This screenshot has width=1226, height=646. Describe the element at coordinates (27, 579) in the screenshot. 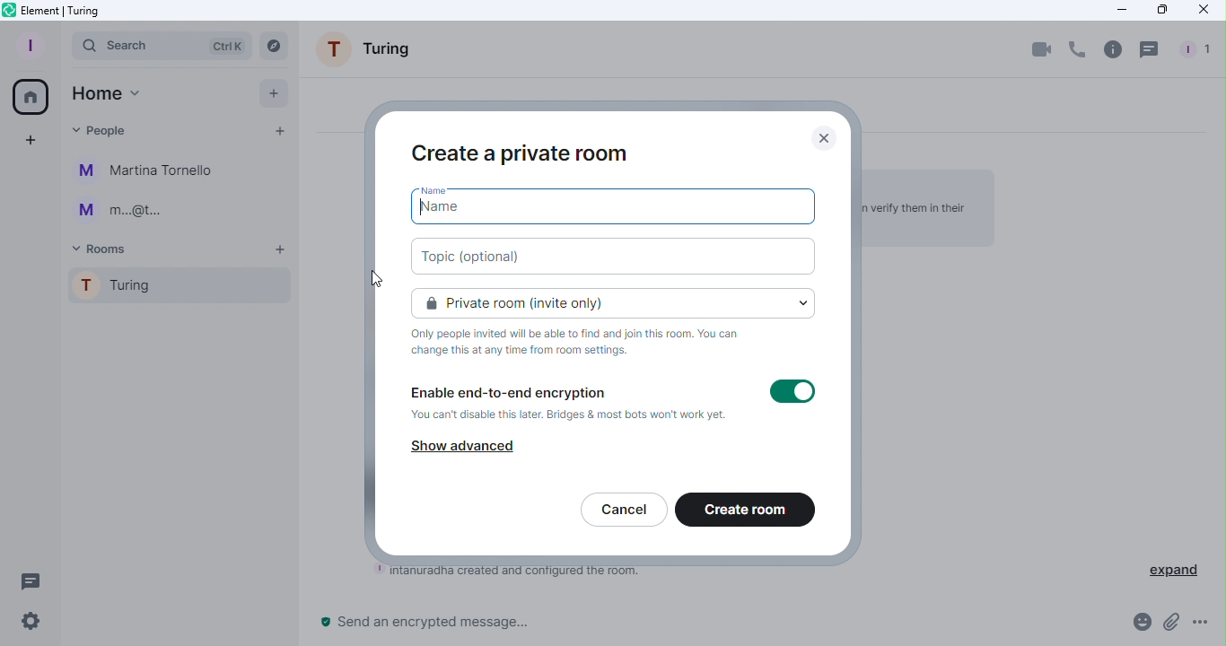

I see `Threads` at that location.